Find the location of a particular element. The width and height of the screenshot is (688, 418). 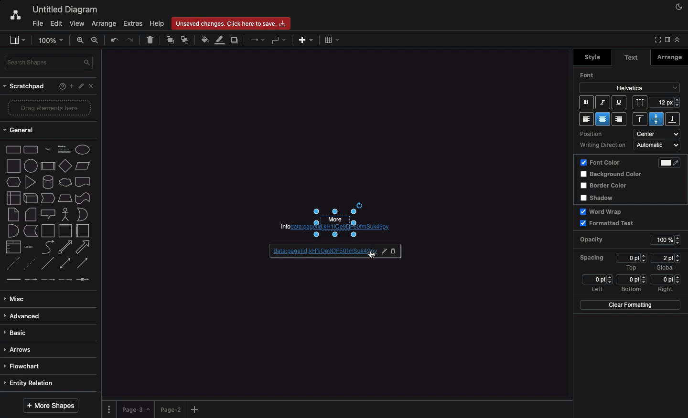

Heading is located at coordinates (65, 148).